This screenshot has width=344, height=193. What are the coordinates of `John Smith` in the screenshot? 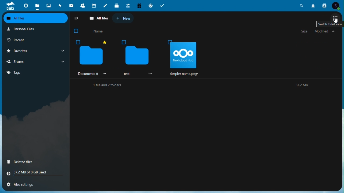 It's located at (99, 31).